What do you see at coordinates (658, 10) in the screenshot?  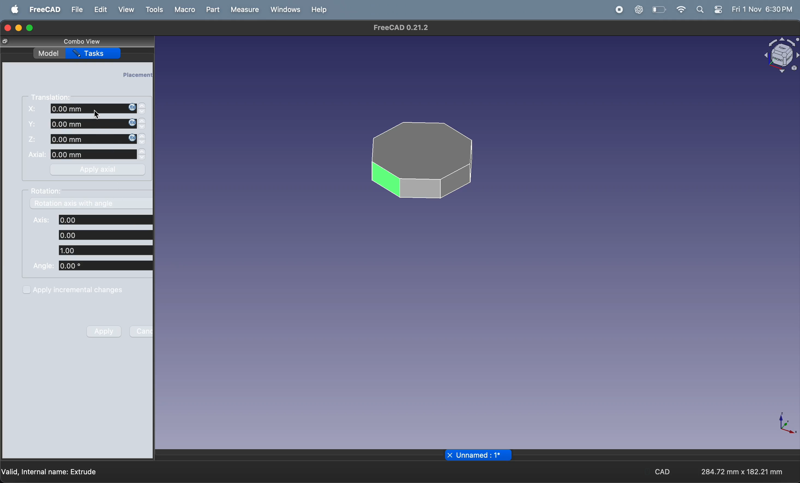 I see `battery` at bounding box center [658, 10].